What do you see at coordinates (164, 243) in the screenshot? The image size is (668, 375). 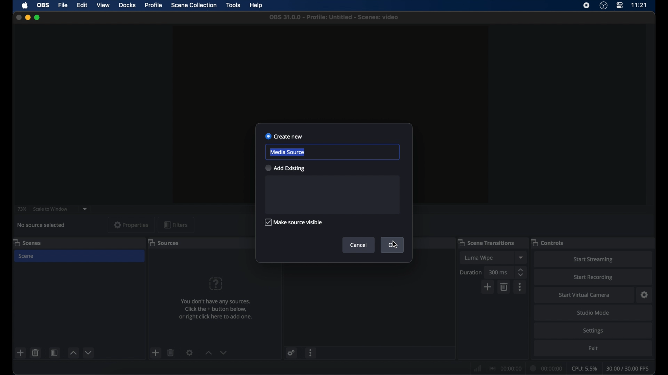 I see `sources` at bounding box center [164, 243].